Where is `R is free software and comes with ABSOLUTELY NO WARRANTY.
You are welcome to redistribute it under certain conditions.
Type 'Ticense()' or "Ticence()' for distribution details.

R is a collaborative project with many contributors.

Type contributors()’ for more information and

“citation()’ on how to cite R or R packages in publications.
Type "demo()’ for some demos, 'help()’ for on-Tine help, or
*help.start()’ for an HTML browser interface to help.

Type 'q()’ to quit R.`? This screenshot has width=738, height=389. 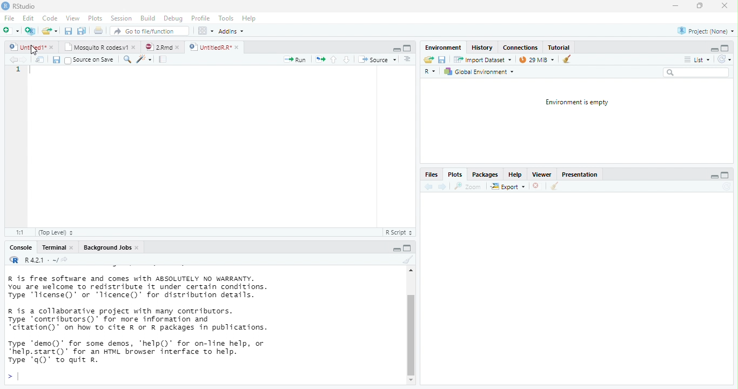 R is free software and comes with ABSOLUTELY NO WARRANTY.
You are welcome to redistribute it under certain conditions.
Type 'Ticense()' or "Ticence()' for distribution details.

R is a collaborative project with many contributors.

Type contributors()’ for more information and

“citation()’ on how to cite R or R packages in publications.
Type "demo()’ for some demos, 'help()’ for on-Tine help, or
*help.start()’ for an HTML browser interface to help.

Type 'q()’ to quit R. is located at coordinates (184, 319).